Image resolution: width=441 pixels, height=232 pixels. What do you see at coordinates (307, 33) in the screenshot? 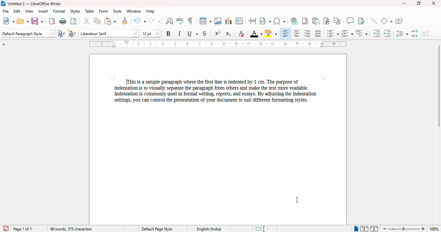
I see `align right` at bounding box center [307, 33].